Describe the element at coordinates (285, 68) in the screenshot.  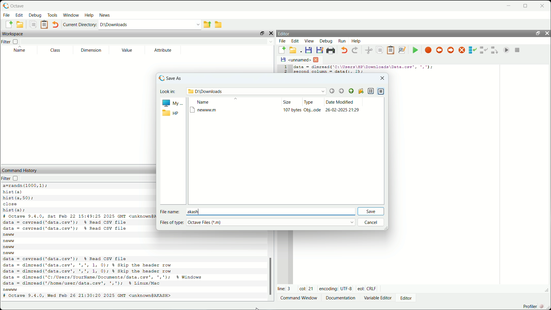
I see `serial numbers` at that location.